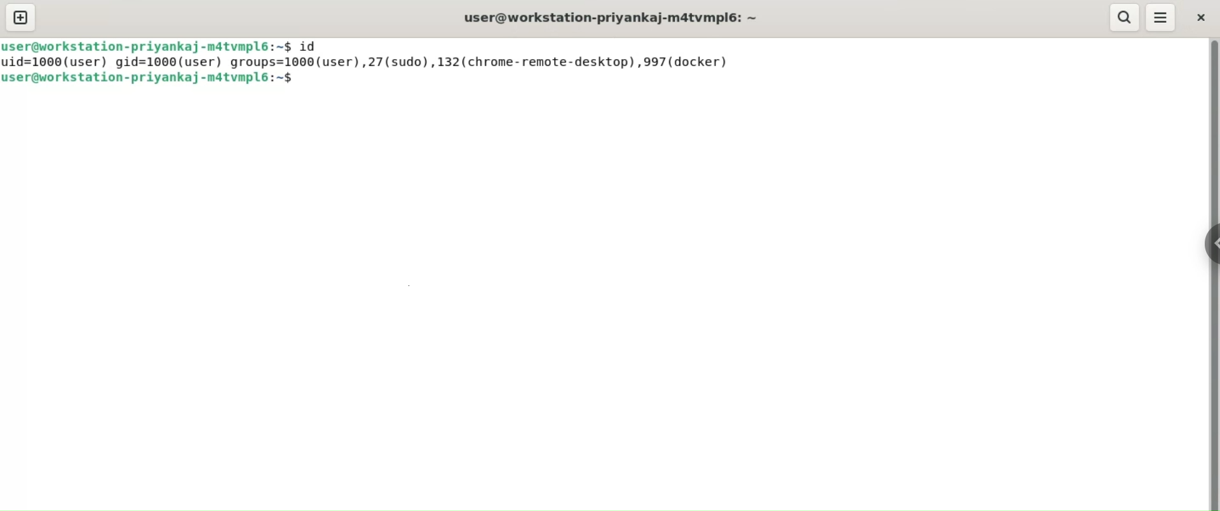 Image resolution: width=1220 pixels, height=511 pixels. Describe the element at coordinates (151, 78) in the screenshot. I see `shell prompt:  user@workstation-priyankaj-m4tvmpl6: ~$` at that location.